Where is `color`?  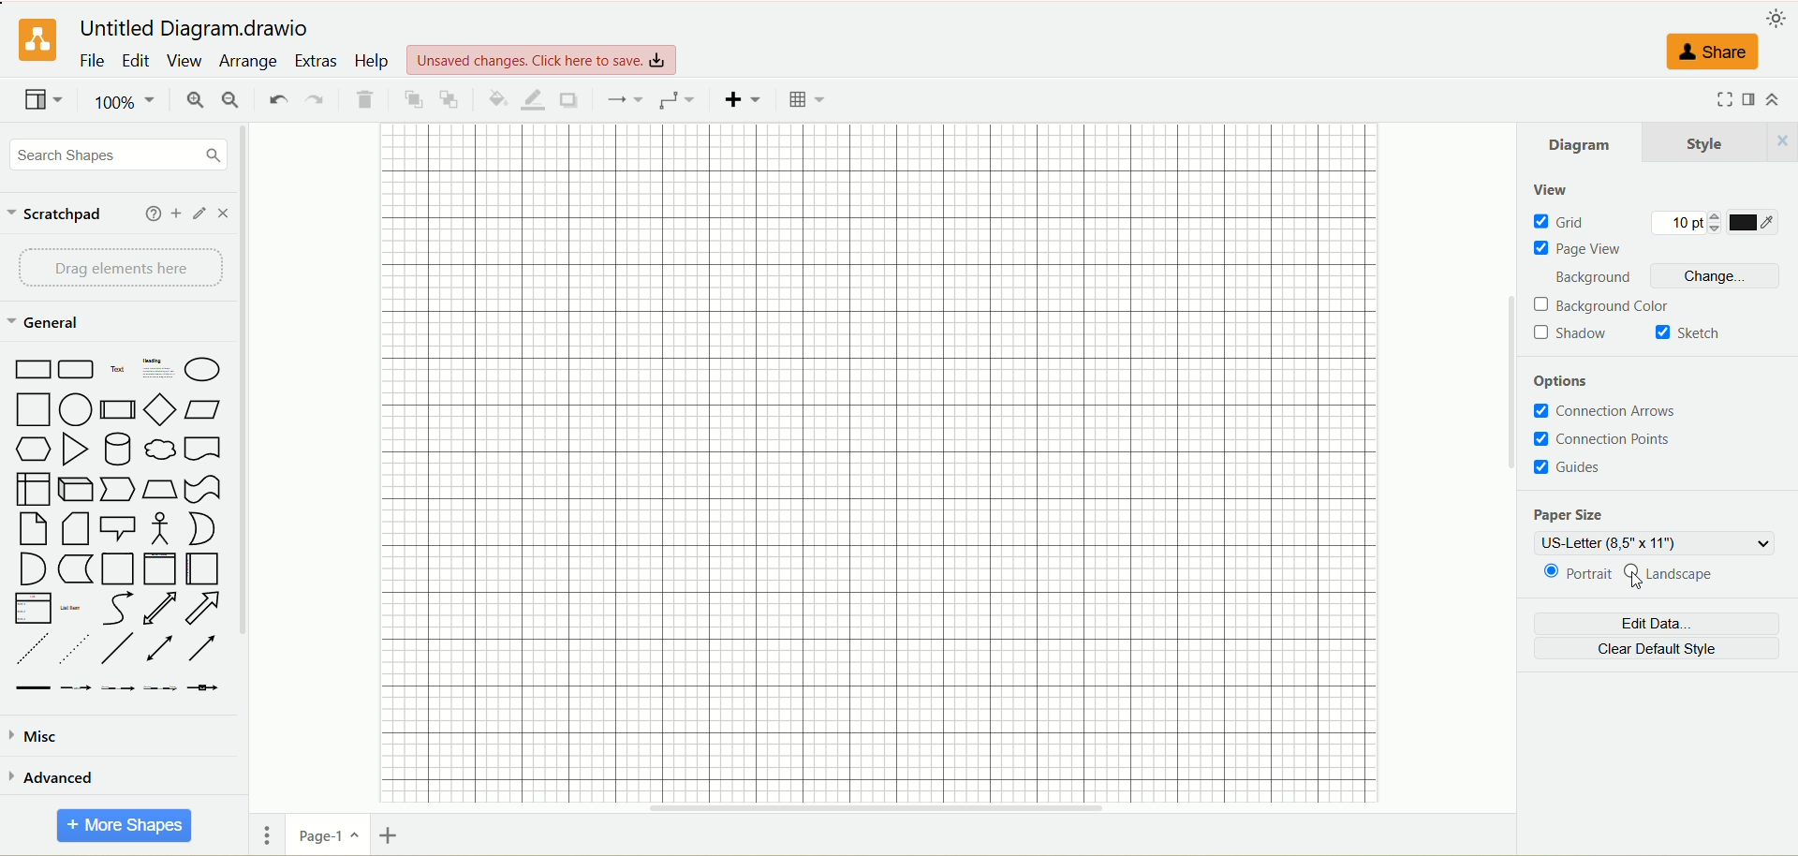 color is located at coordinates (1756, 223).